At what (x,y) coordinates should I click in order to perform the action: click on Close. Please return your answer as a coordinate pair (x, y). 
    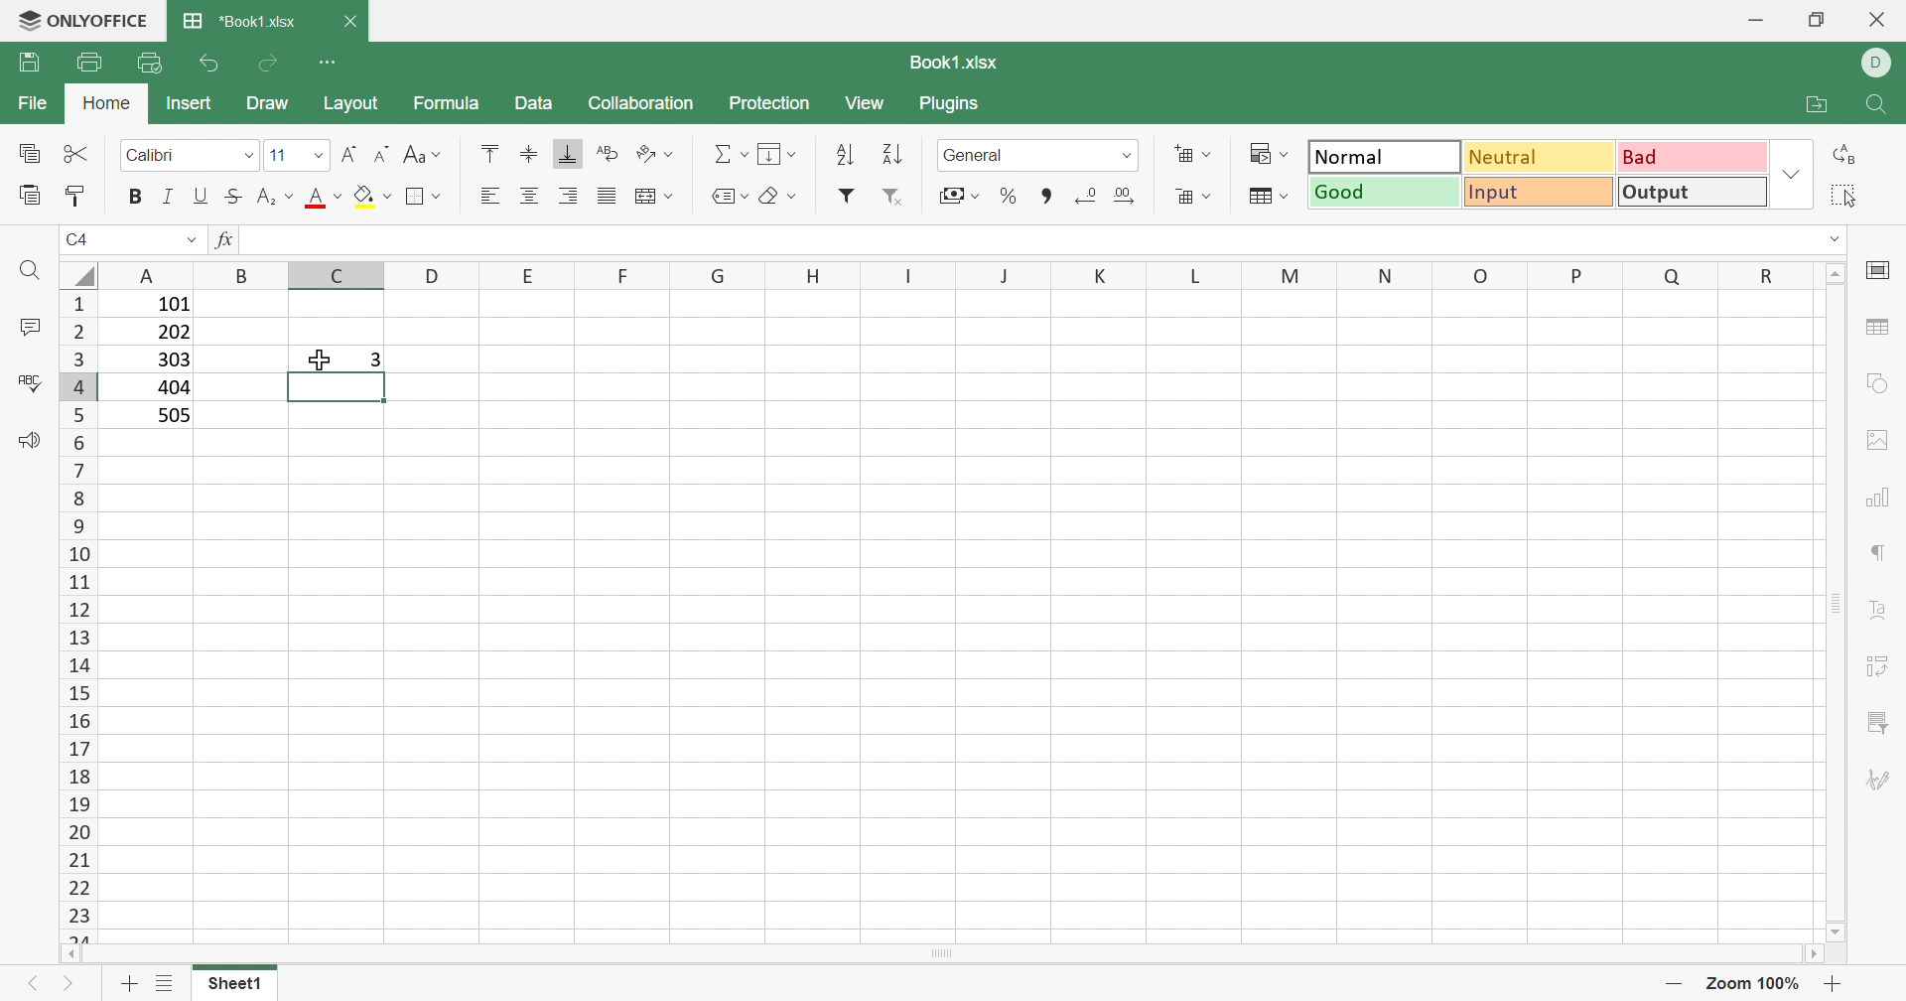
    Looking at the image, I should click on (355, 19).